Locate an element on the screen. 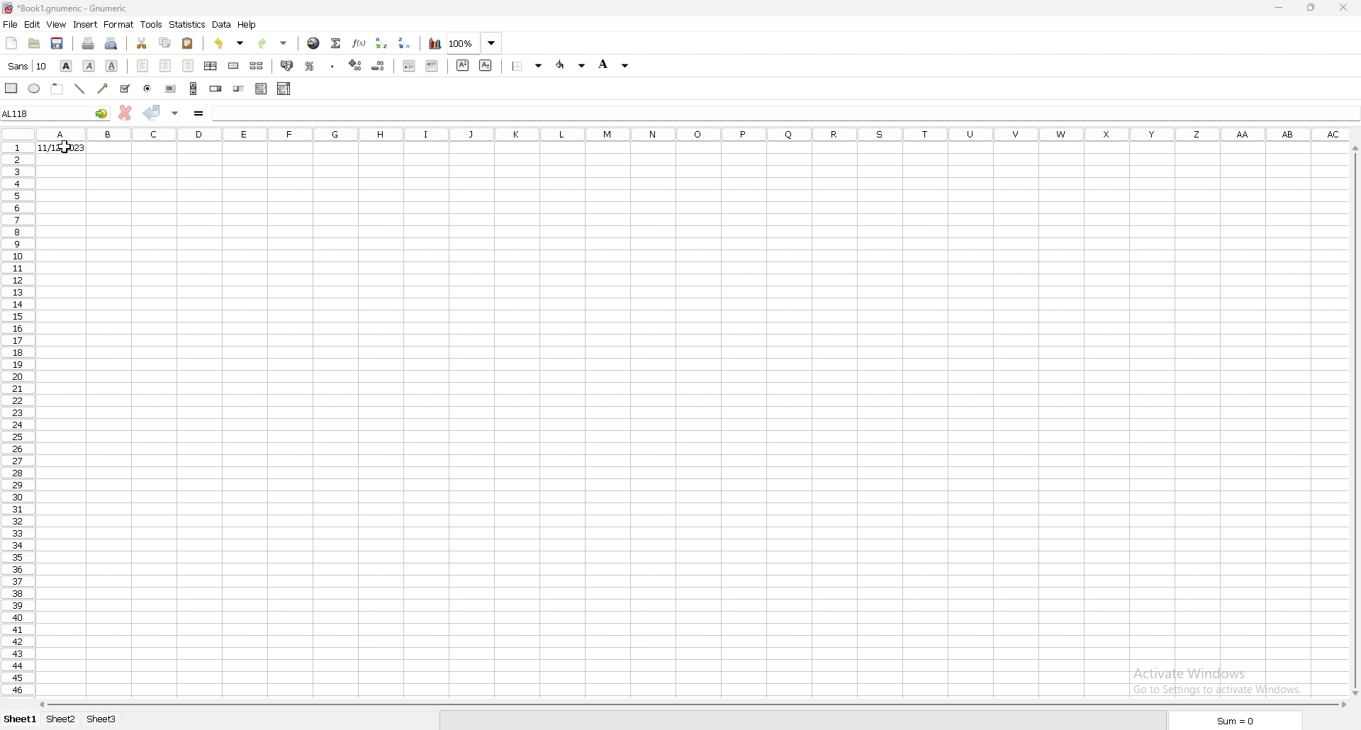 This screenshot has width=1361, height=730. hyperlink is located at coordinates (314, 43).